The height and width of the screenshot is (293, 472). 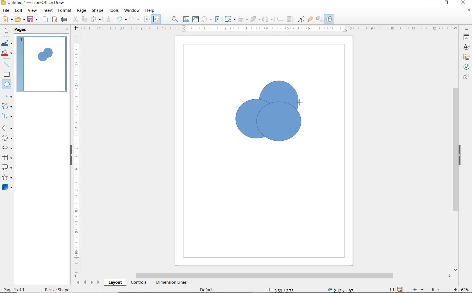 I want to click on ELLIPSE TOOL, so click(x=300, y=102).